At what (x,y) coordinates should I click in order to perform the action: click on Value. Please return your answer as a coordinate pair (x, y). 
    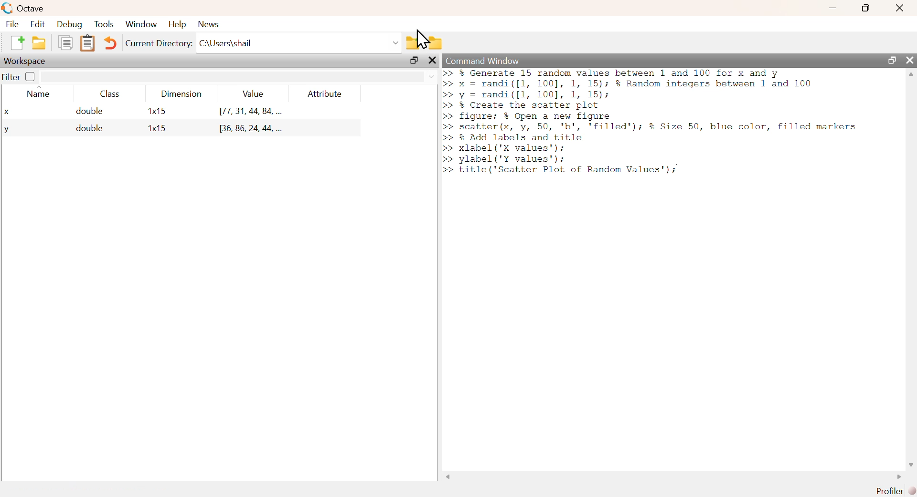
    Looking at the image, I should click on (256, 94).